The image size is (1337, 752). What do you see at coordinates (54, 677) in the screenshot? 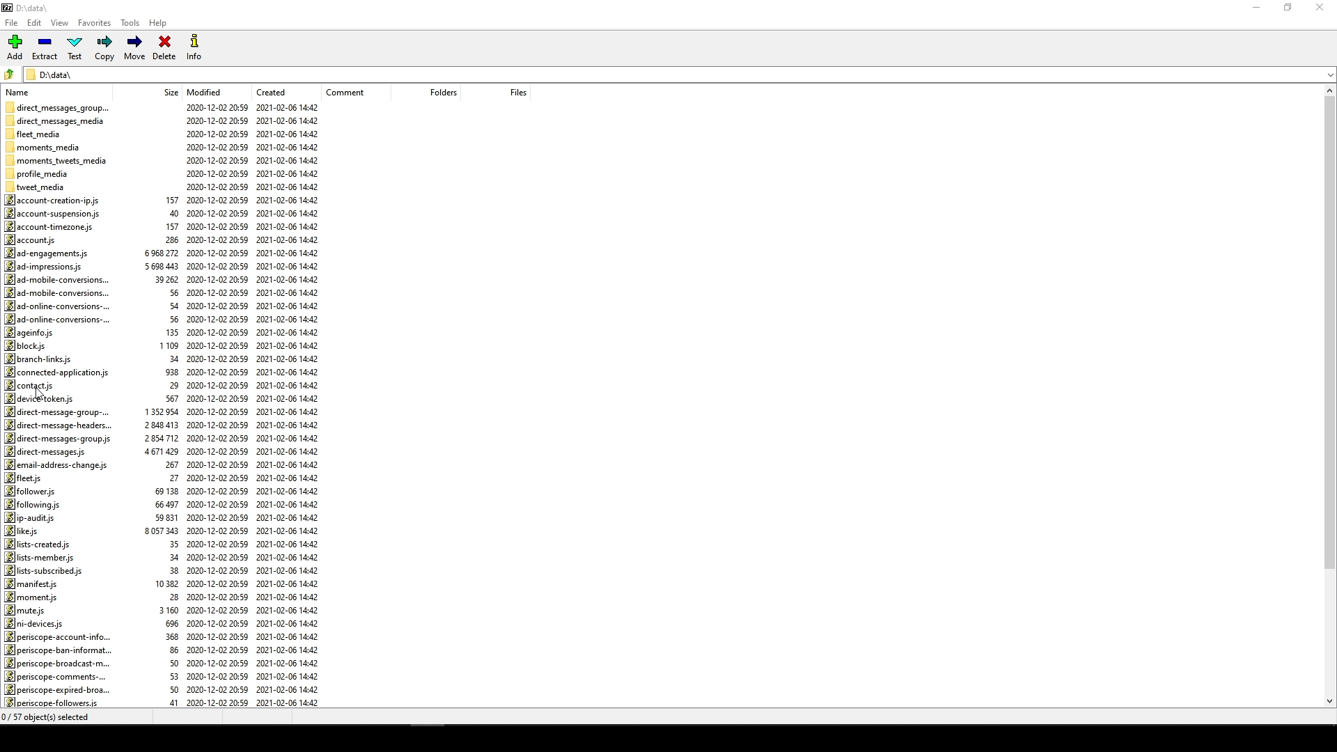
I see `periscope-comments` at bounding box center [54, 677].